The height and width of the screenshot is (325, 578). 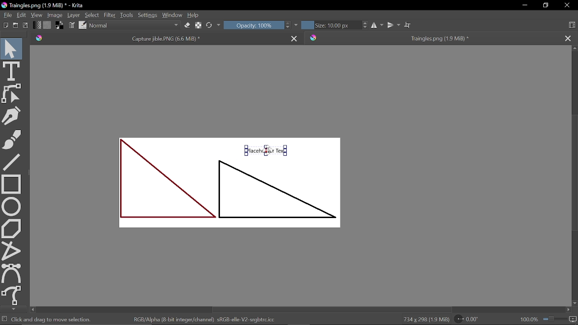 What do you see at coordinates (408, 24) in the screenshot?
I see `Wrap around mode` at bounding box center [408, 24].